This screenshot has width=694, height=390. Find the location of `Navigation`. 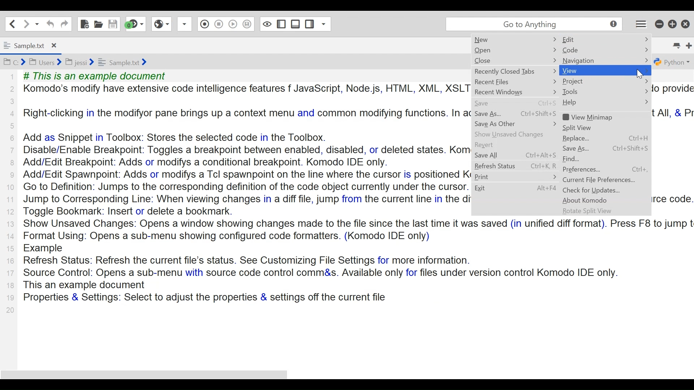

Navigation is located at coordinates (582, 60).